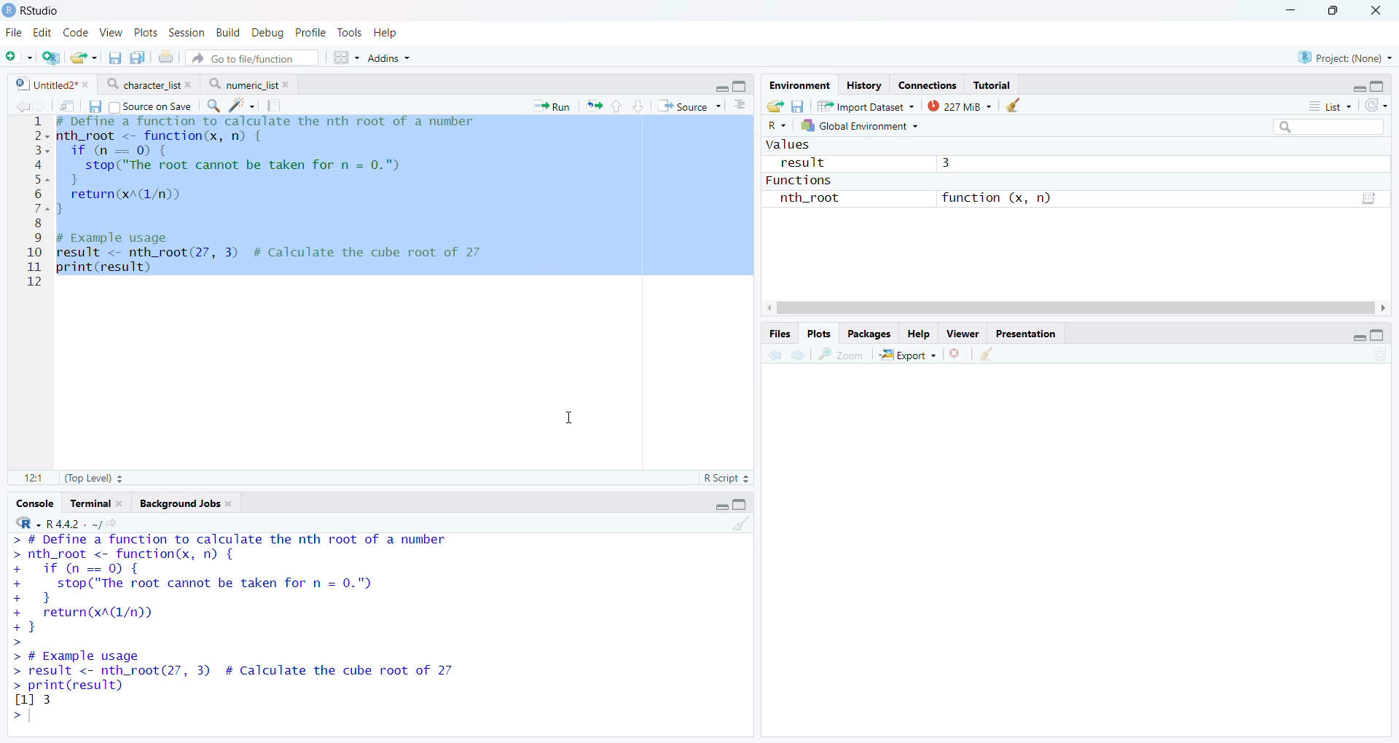 Image resolution: width=1399 pixels, height=743 pixels. I want to click on Save, so click(96, 107).